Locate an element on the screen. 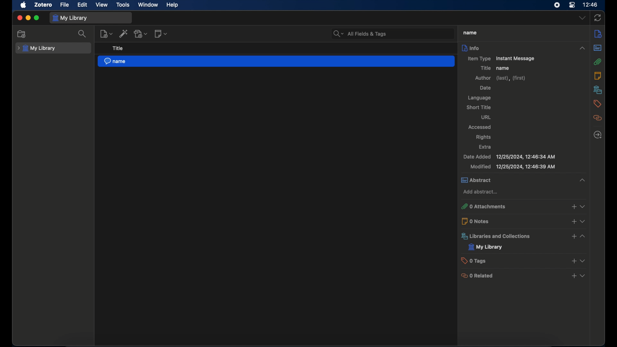 The width and height of the screenshot is (617, 347). new item is located at coordinates (106, 34).